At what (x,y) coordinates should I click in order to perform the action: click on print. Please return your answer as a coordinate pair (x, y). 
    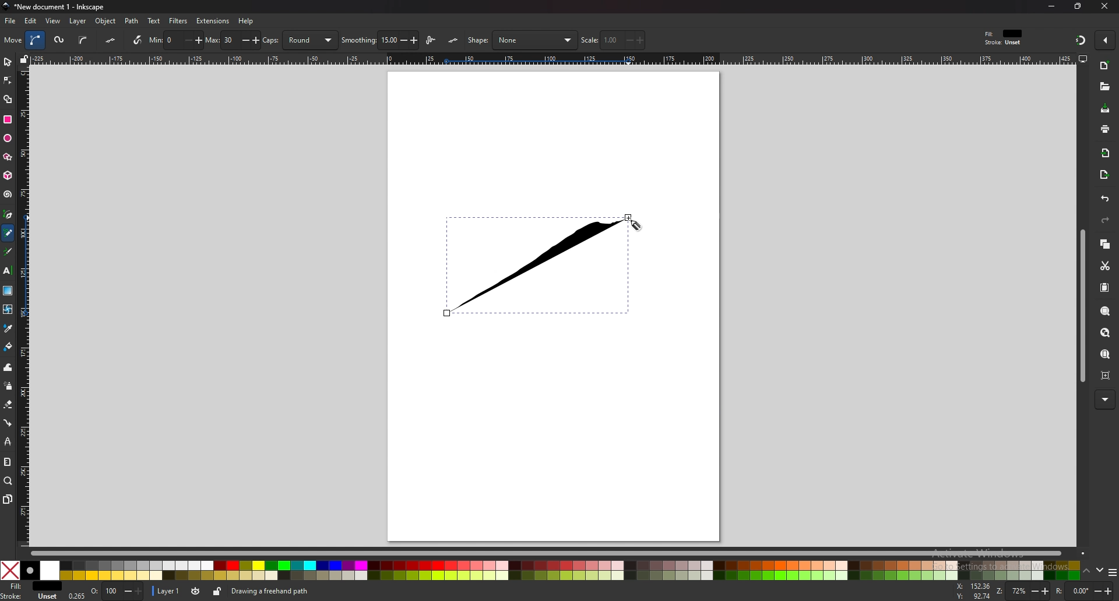
    Looking at the image, I should click on (1103, 129).